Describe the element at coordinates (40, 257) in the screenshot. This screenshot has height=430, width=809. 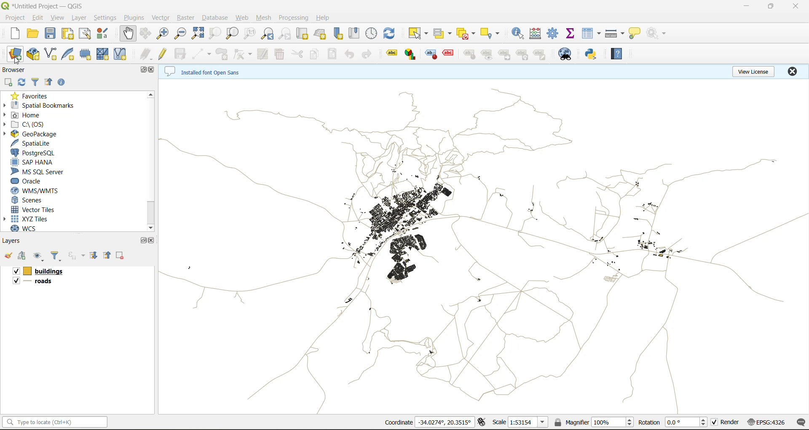
I see `manage map` at that location.